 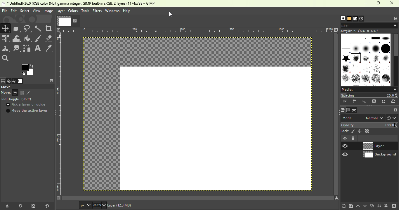 I want to click on canvas, so click(x=216, y=129).